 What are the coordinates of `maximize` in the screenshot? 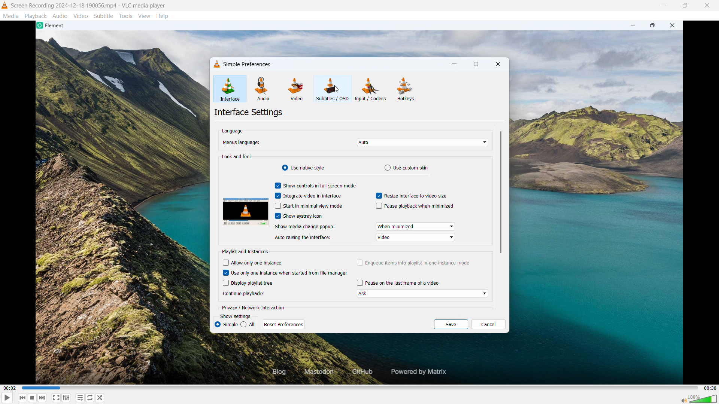 It's located at (685, 6).